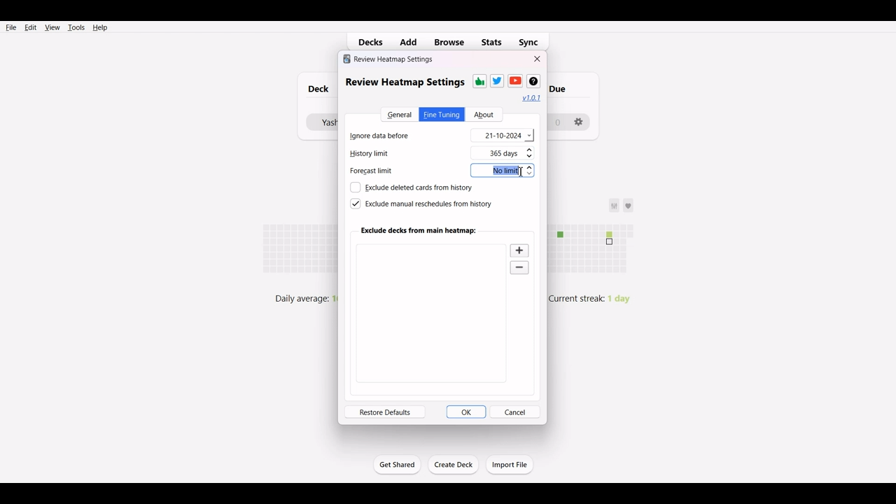 This screenshot has height=504, width=896. I want to click on Ignore data before, so click(390, 134).